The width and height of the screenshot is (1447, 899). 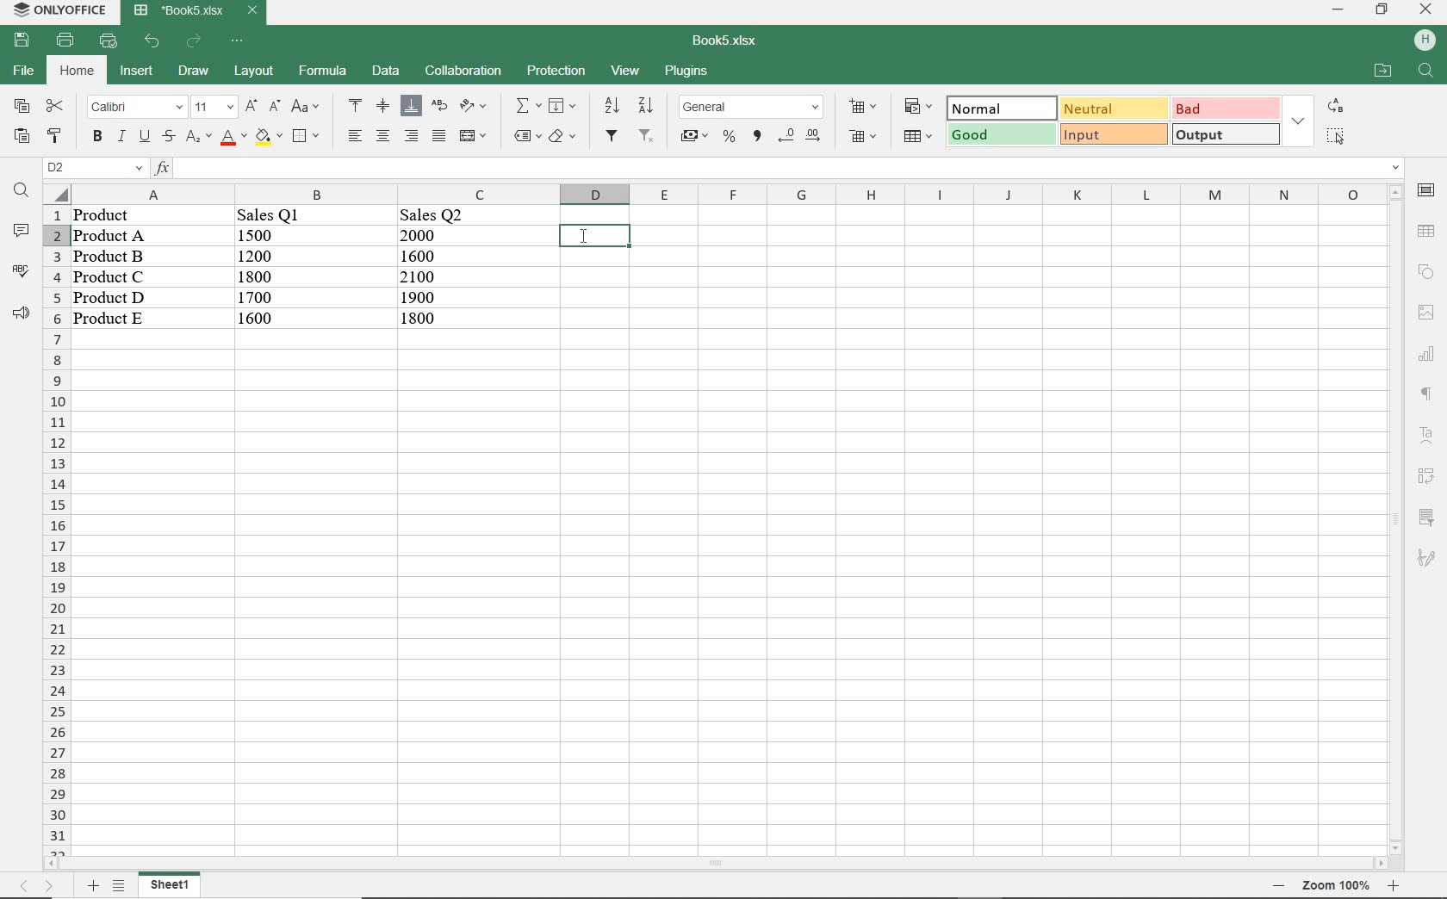 What do you see at coordinates (54, 195) in the screenshot?
I see `Select all` at bounding box center [54, 195].